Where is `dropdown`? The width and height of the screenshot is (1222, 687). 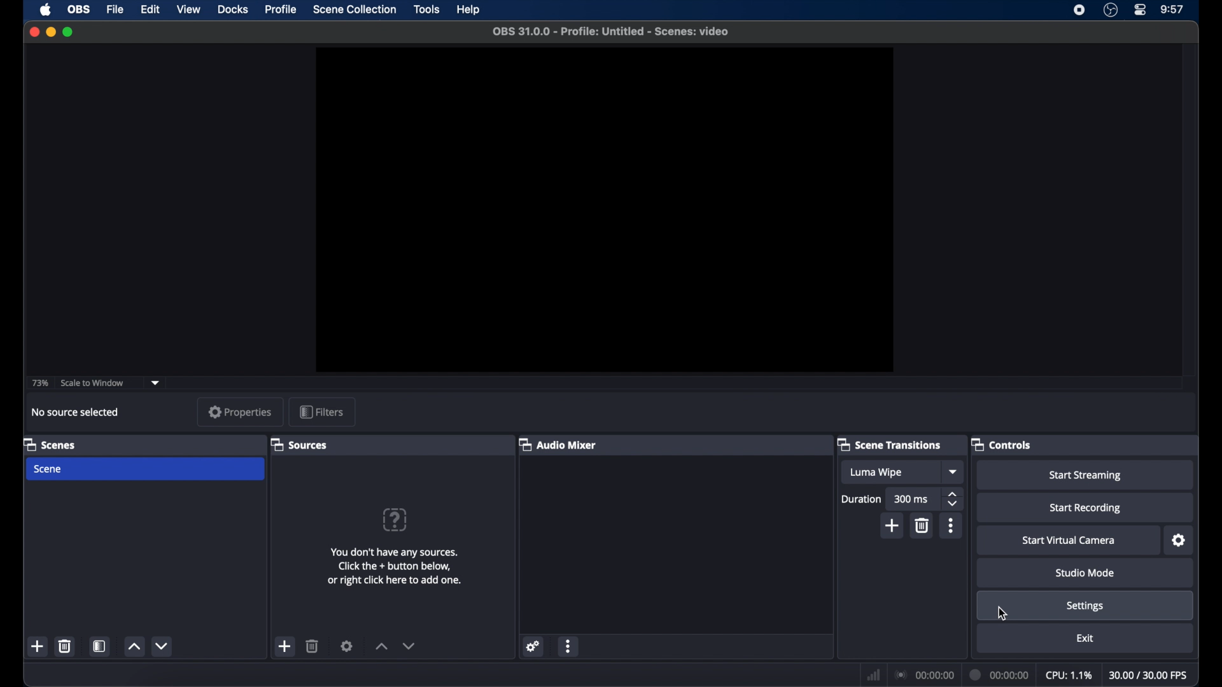
dropdown is located at coordinates (954, 471).